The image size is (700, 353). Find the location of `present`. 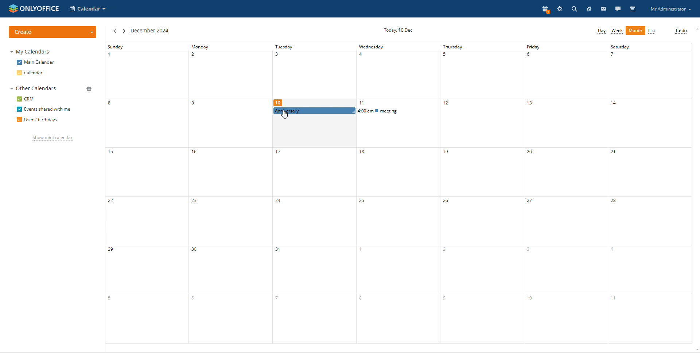

present is located at coordinates (544, 10).